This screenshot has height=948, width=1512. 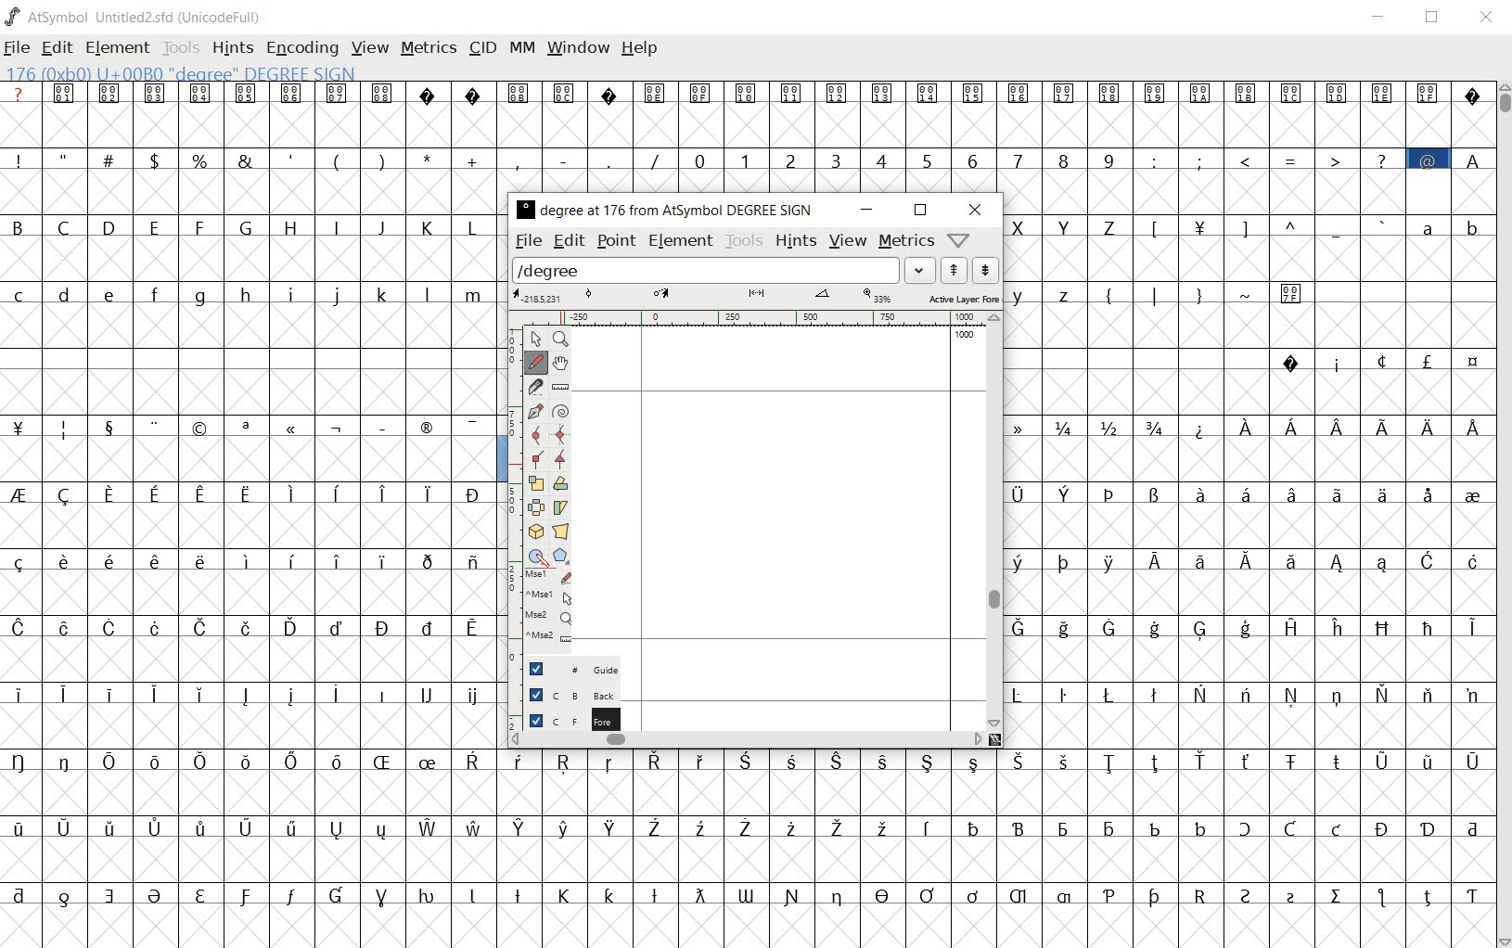 I want to click on empty glyph slots, so click(x=1247, y=259).